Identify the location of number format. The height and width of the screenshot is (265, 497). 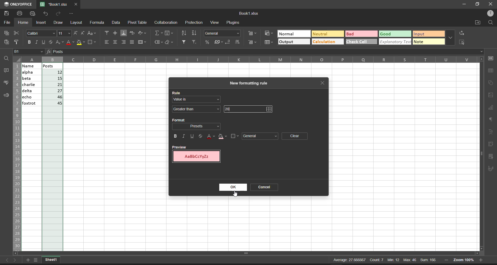
(223, 33).